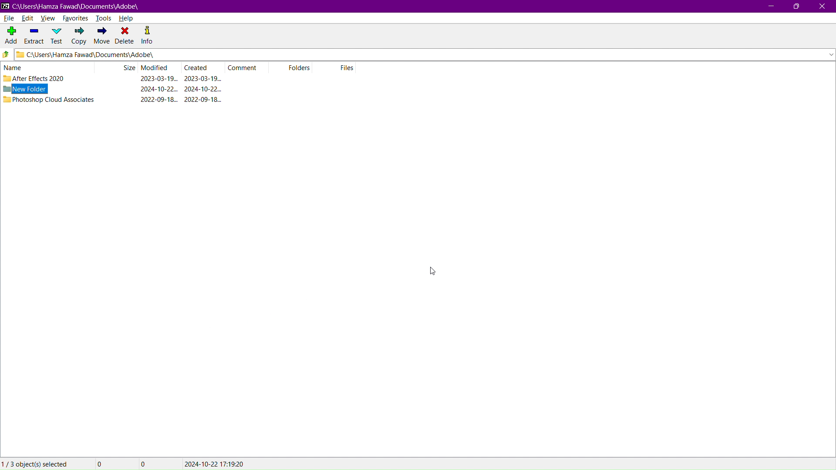 The height and width of the screenshot is (470, 836). What do you see at coordinates (150, 36) in the screenshot?
I see `Info` at bounding box center [150, 36].